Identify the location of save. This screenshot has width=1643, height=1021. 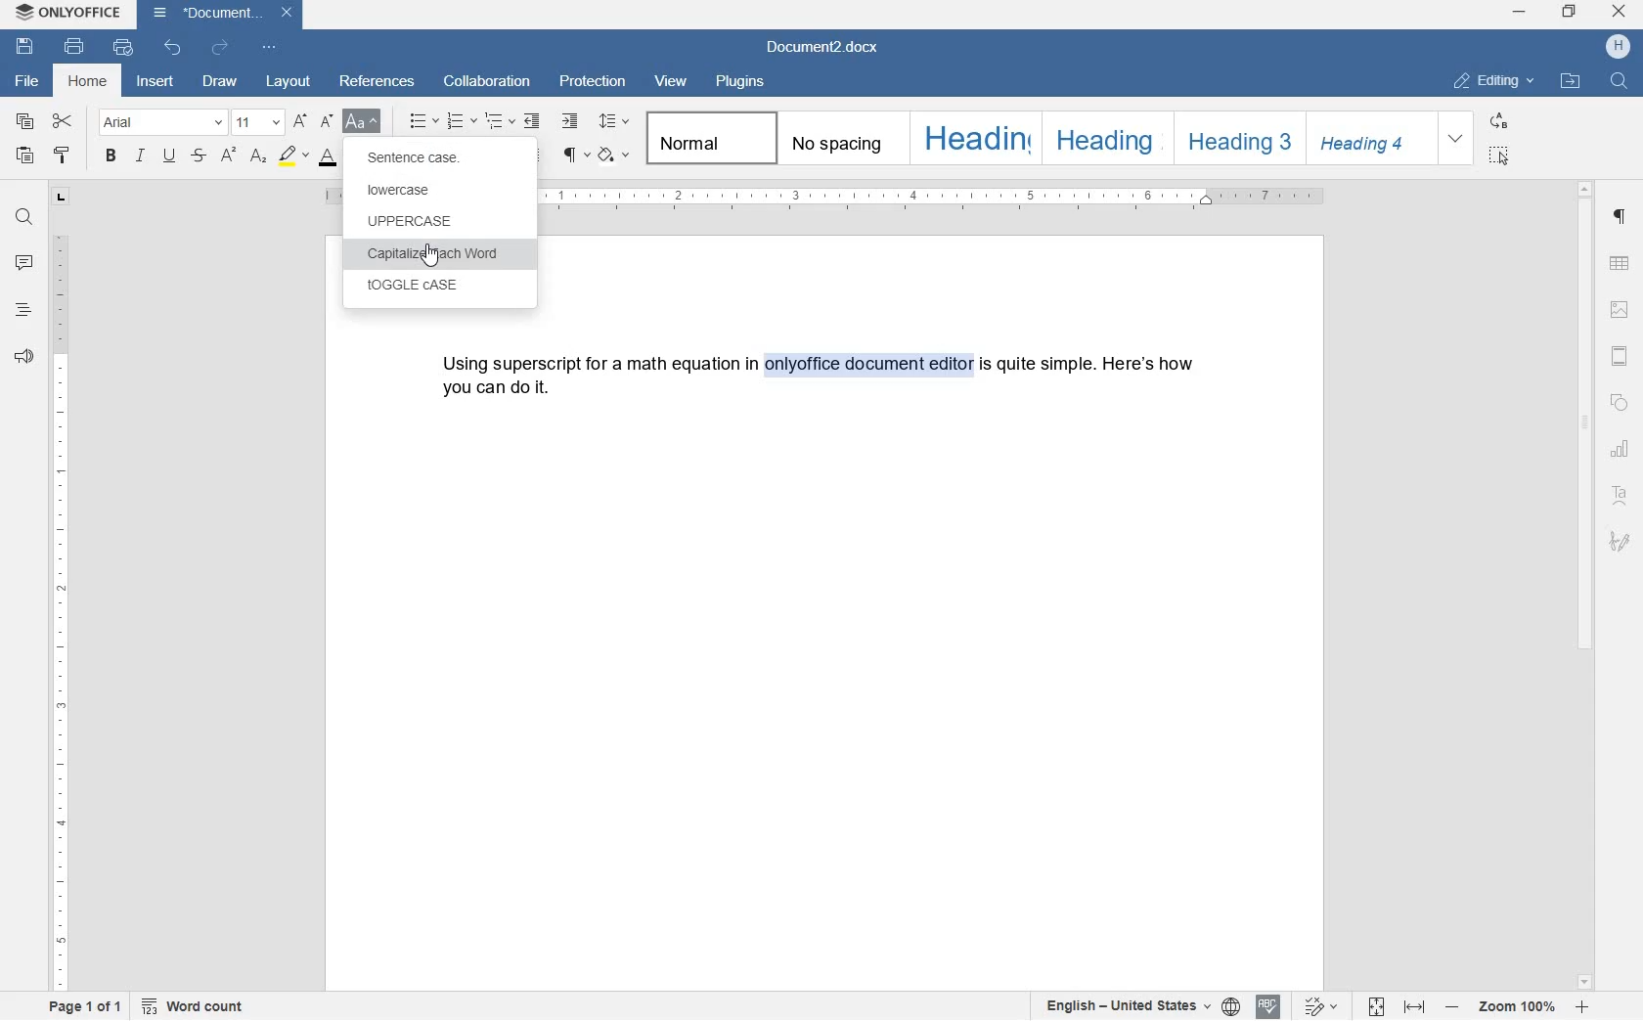
(27, 47).